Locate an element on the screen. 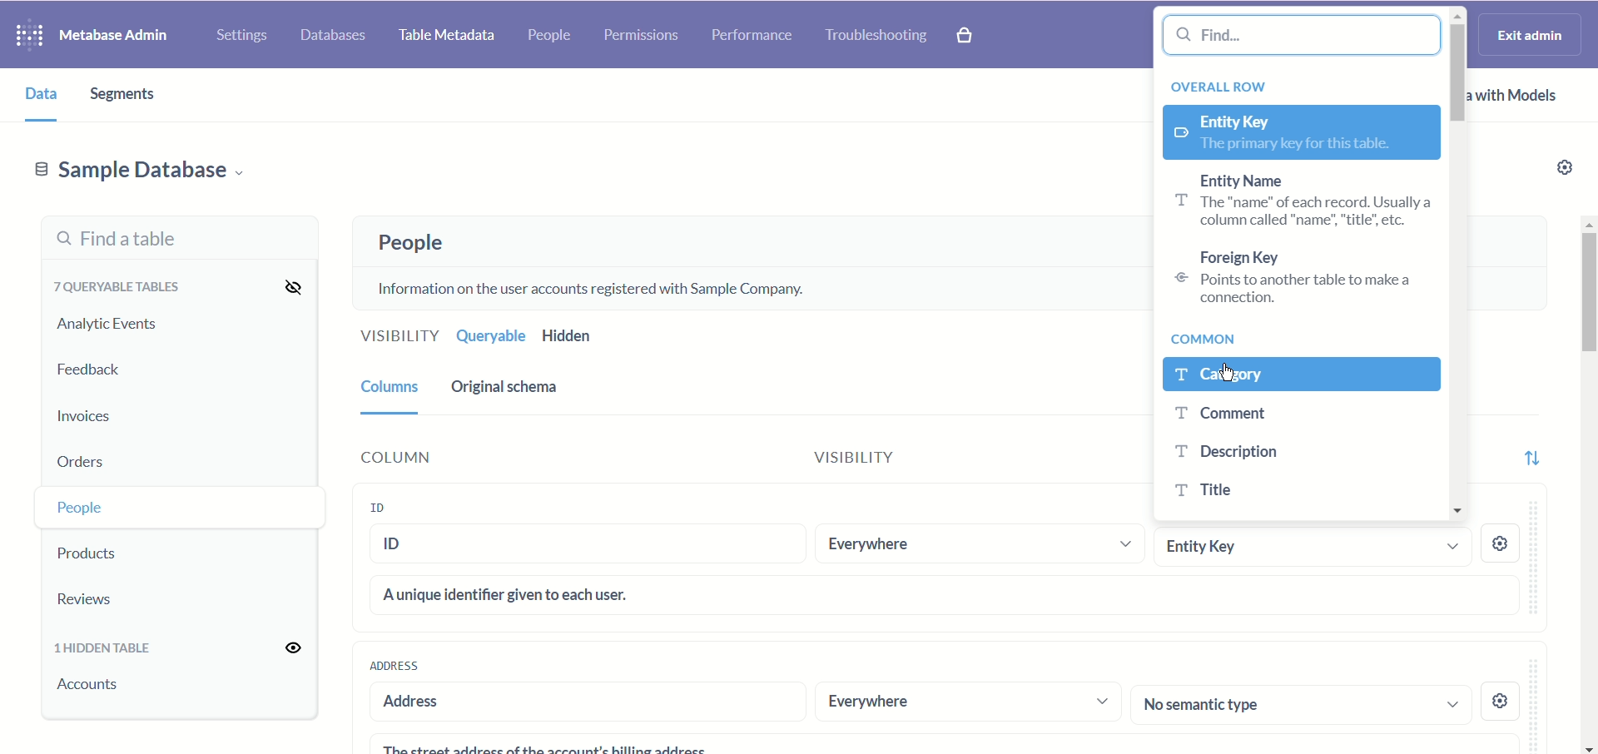 Image resolution: width=1598 pixels, height=754 pixels. Troubleshooting is located at coordinates (876, 34).